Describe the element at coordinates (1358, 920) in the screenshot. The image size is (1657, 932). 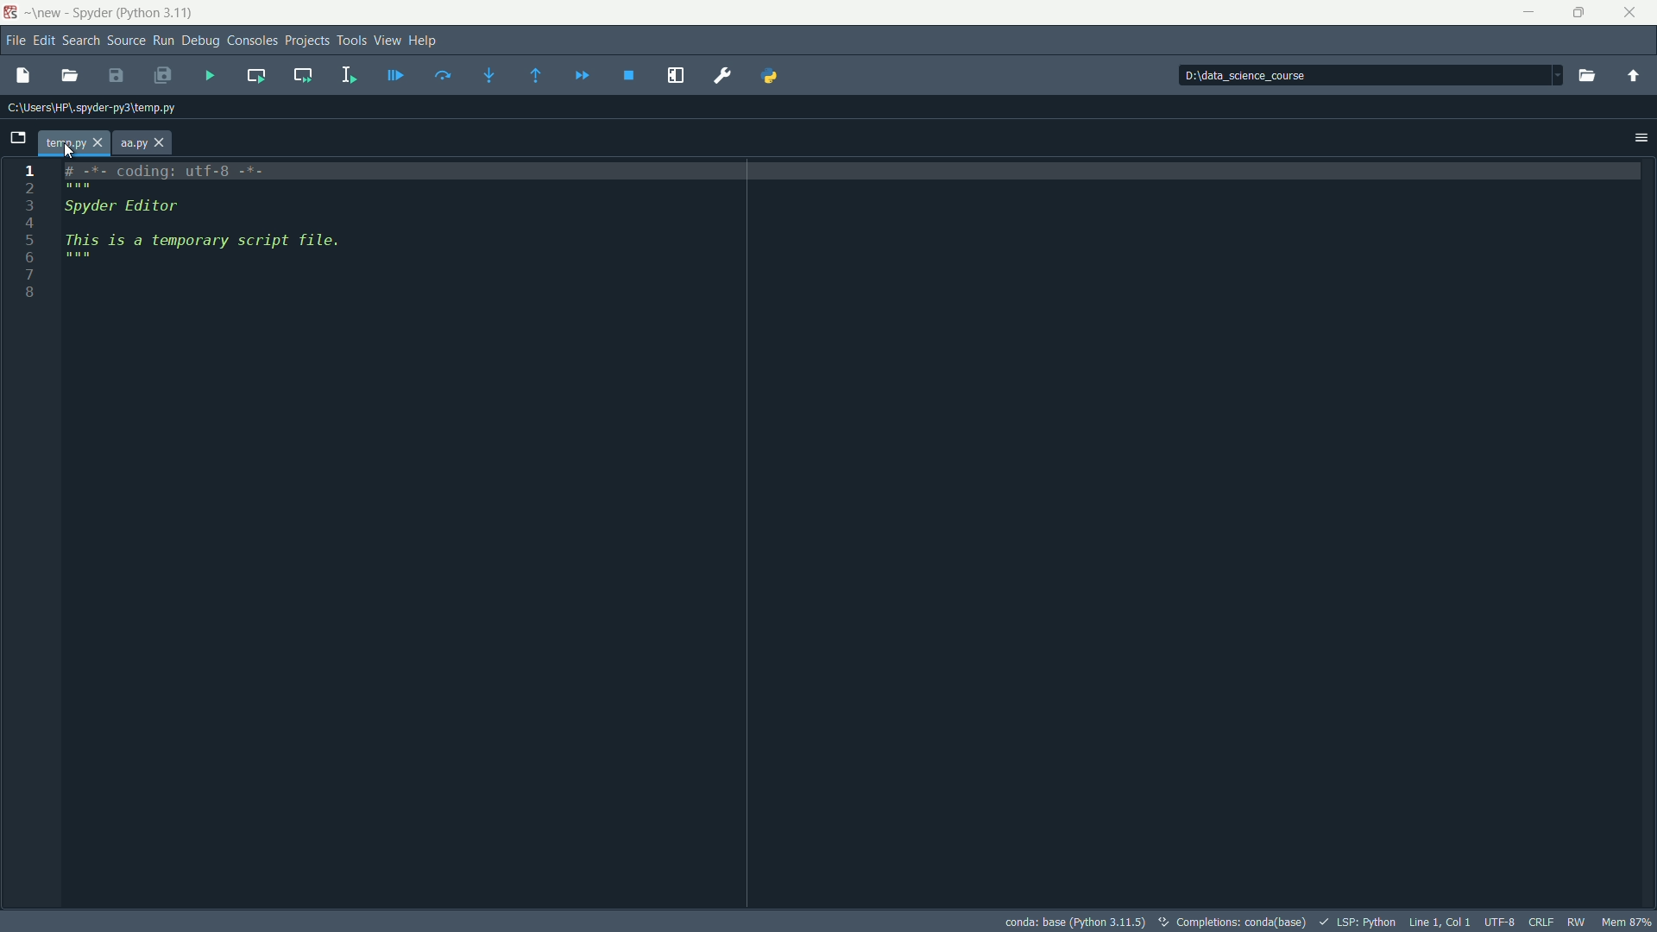
I see `lps:python` at that location.